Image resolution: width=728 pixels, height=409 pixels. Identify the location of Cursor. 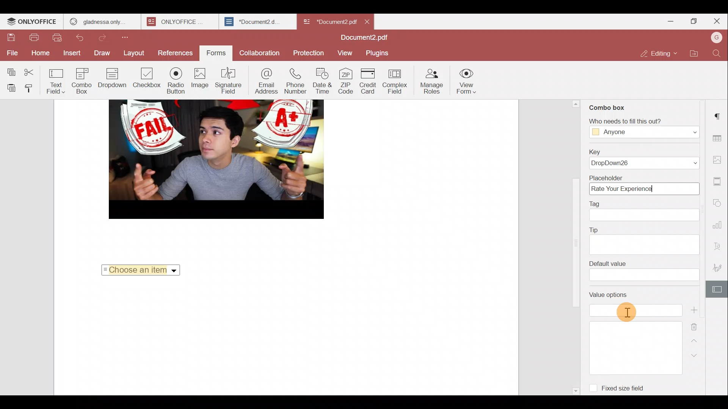
(631, 311).